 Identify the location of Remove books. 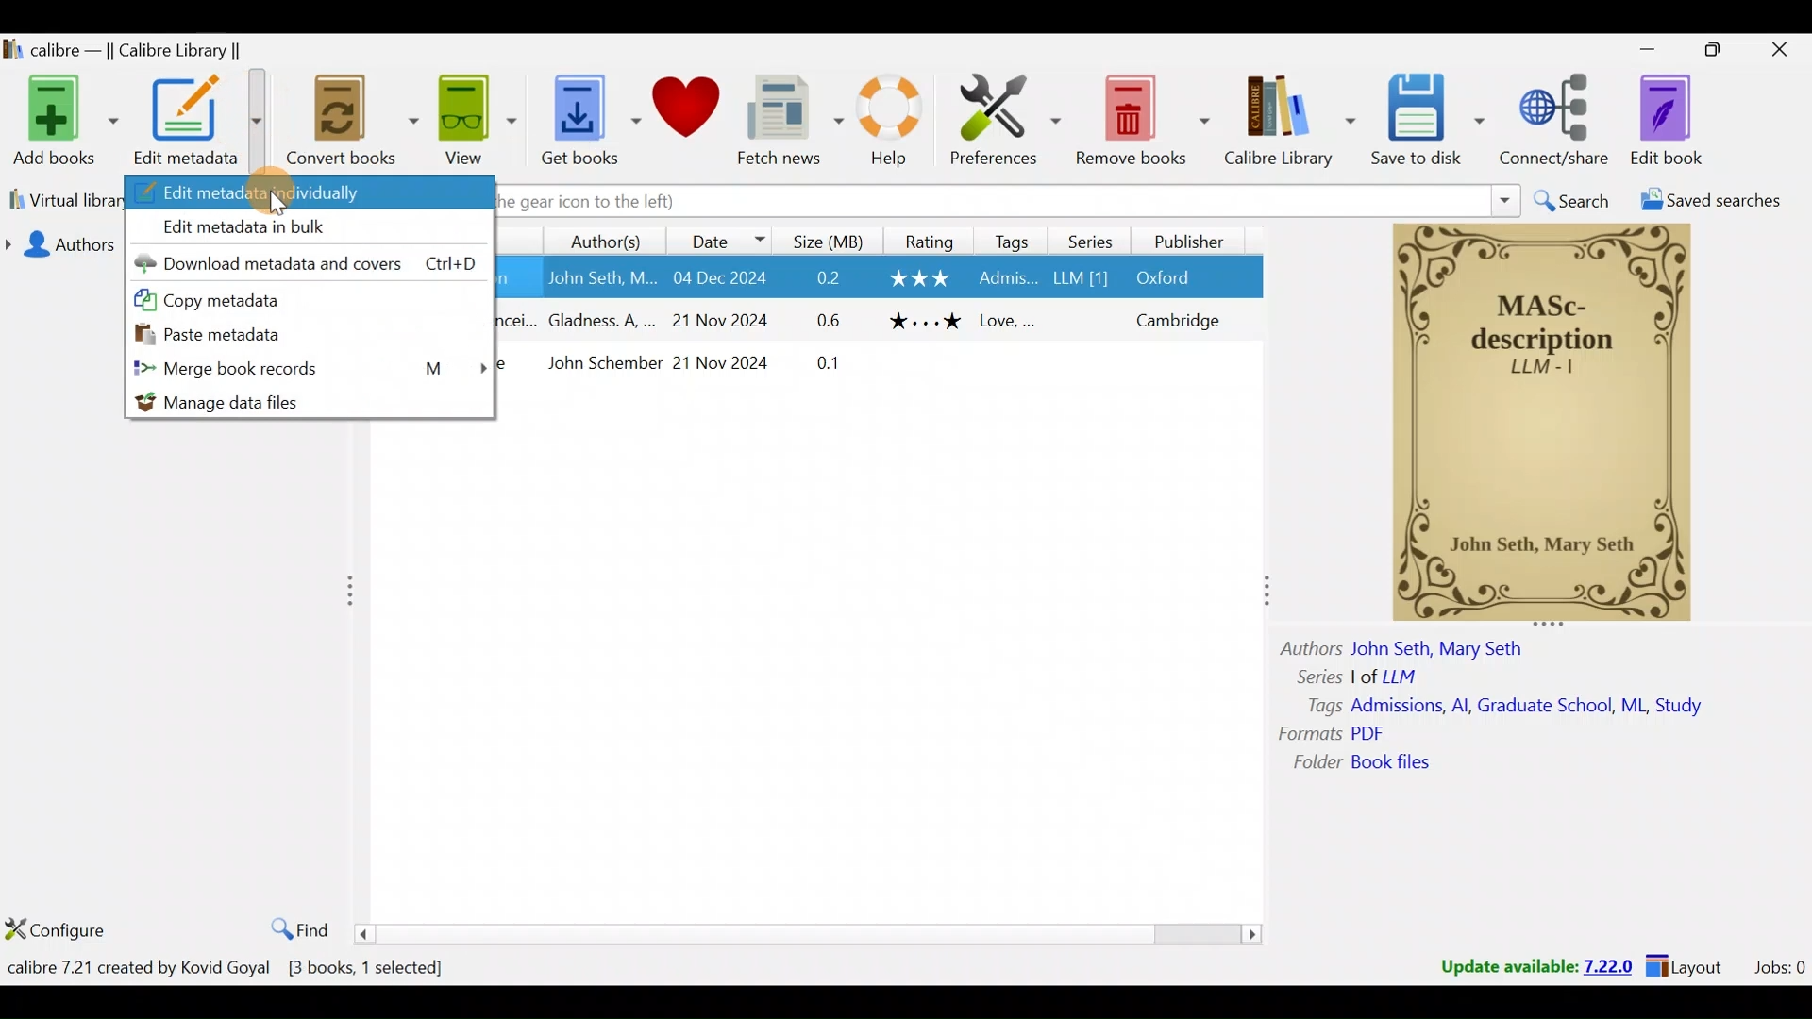
(1145, 120).